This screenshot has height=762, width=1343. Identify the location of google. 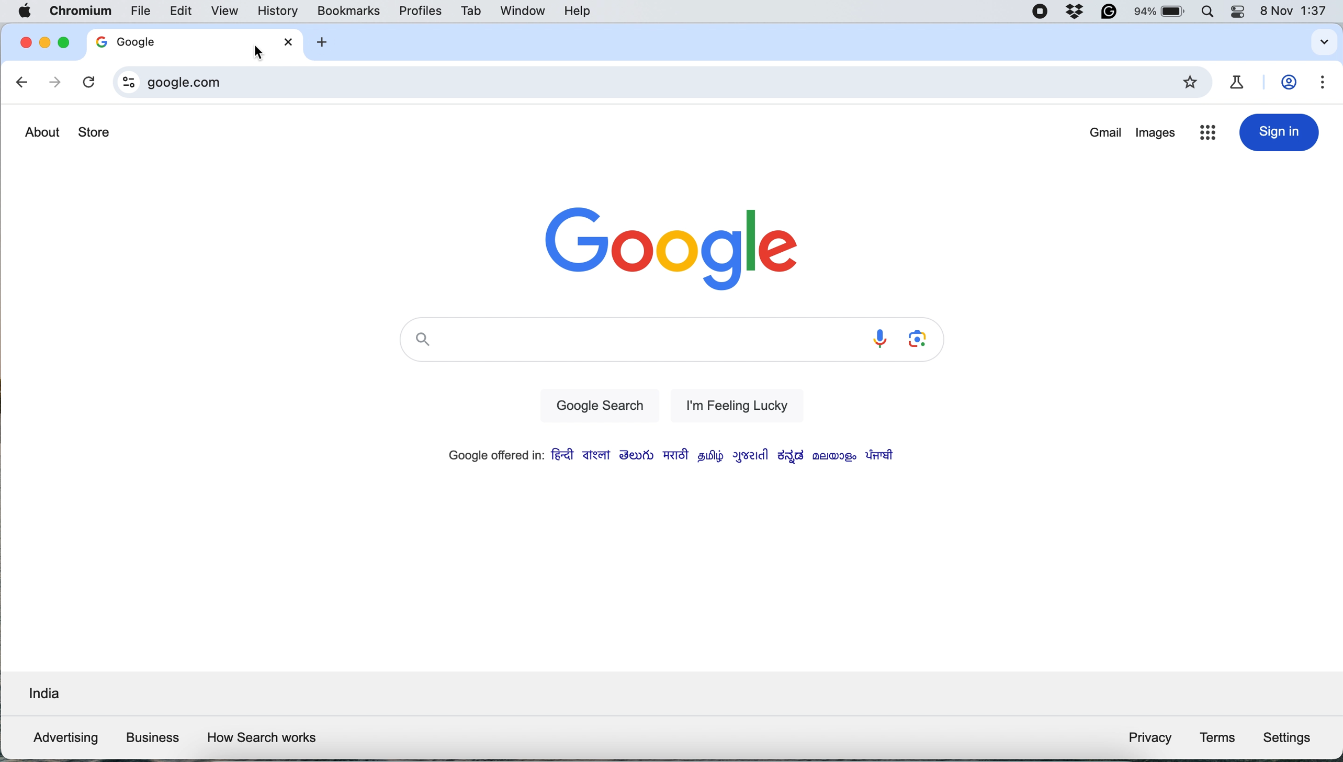
(673, 245).